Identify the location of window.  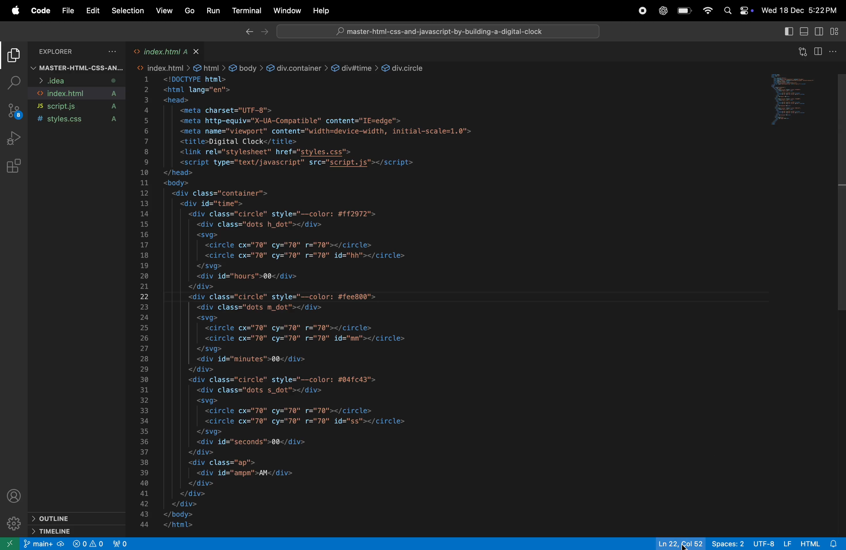
(287, 10).